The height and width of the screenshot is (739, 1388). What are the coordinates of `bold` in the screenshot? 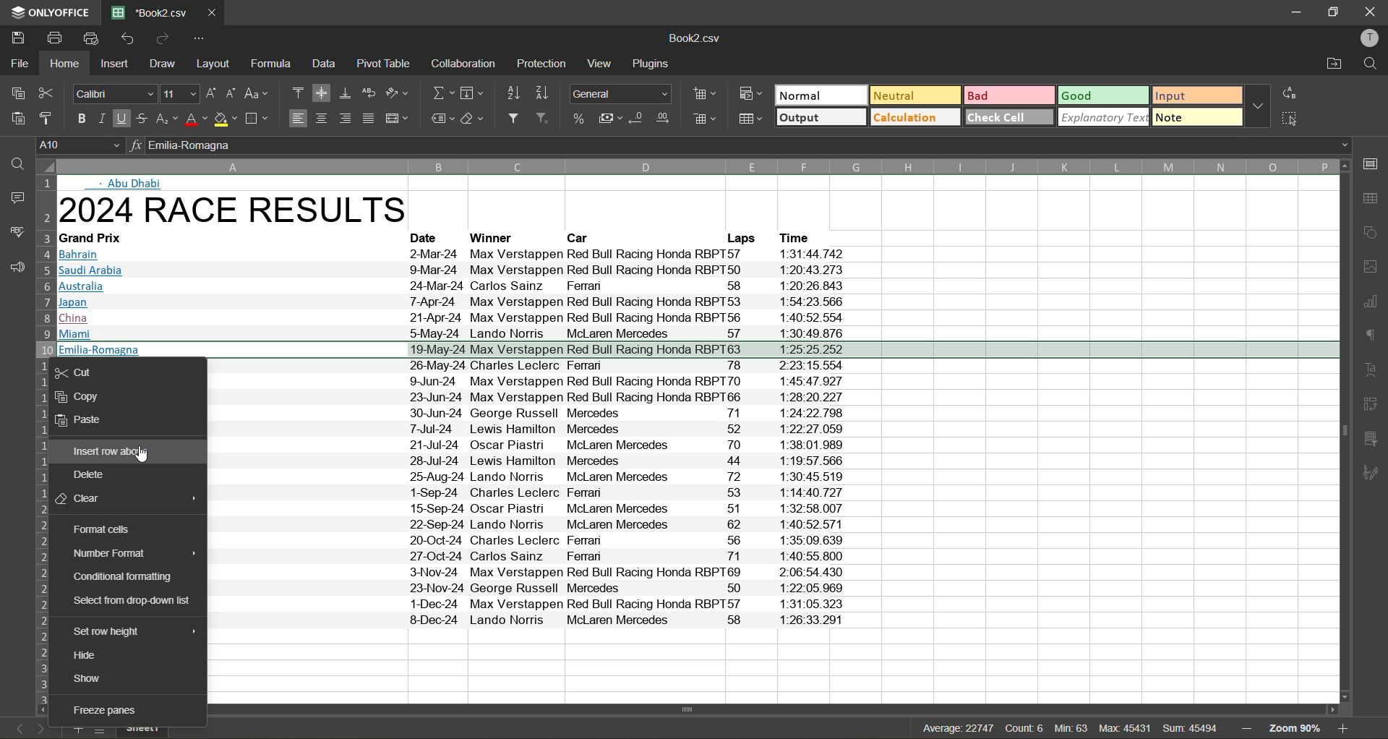 It's located at (81, 119).